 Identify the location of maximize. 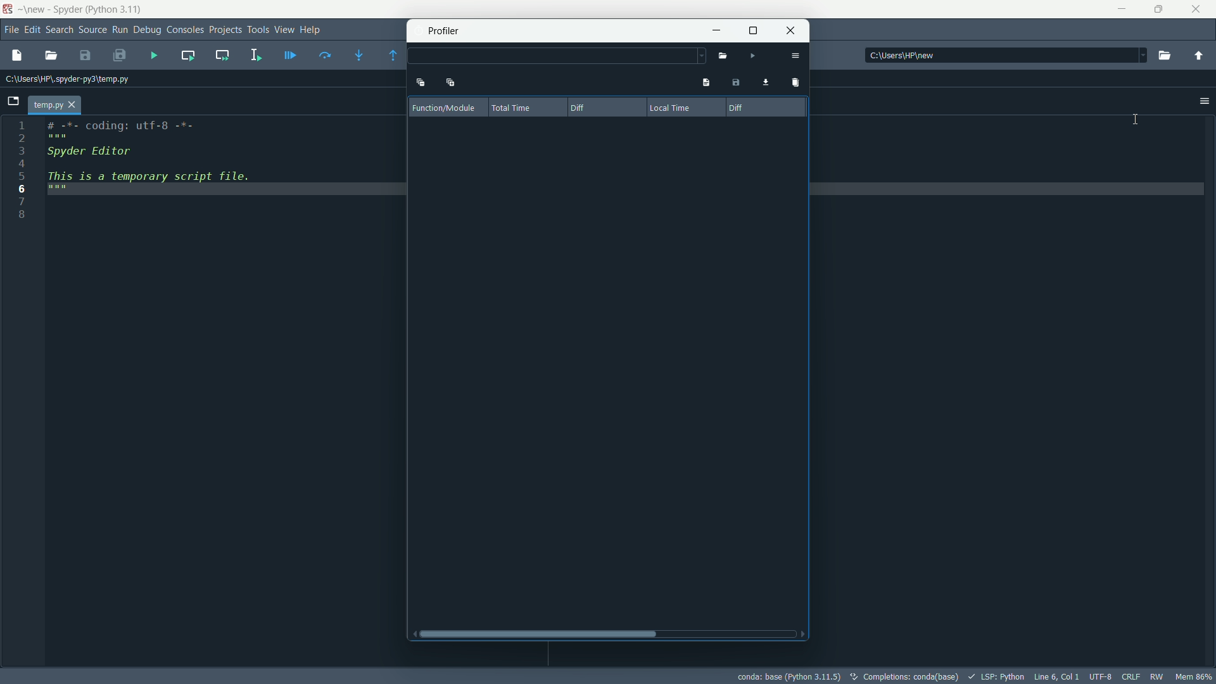
(754, 31).